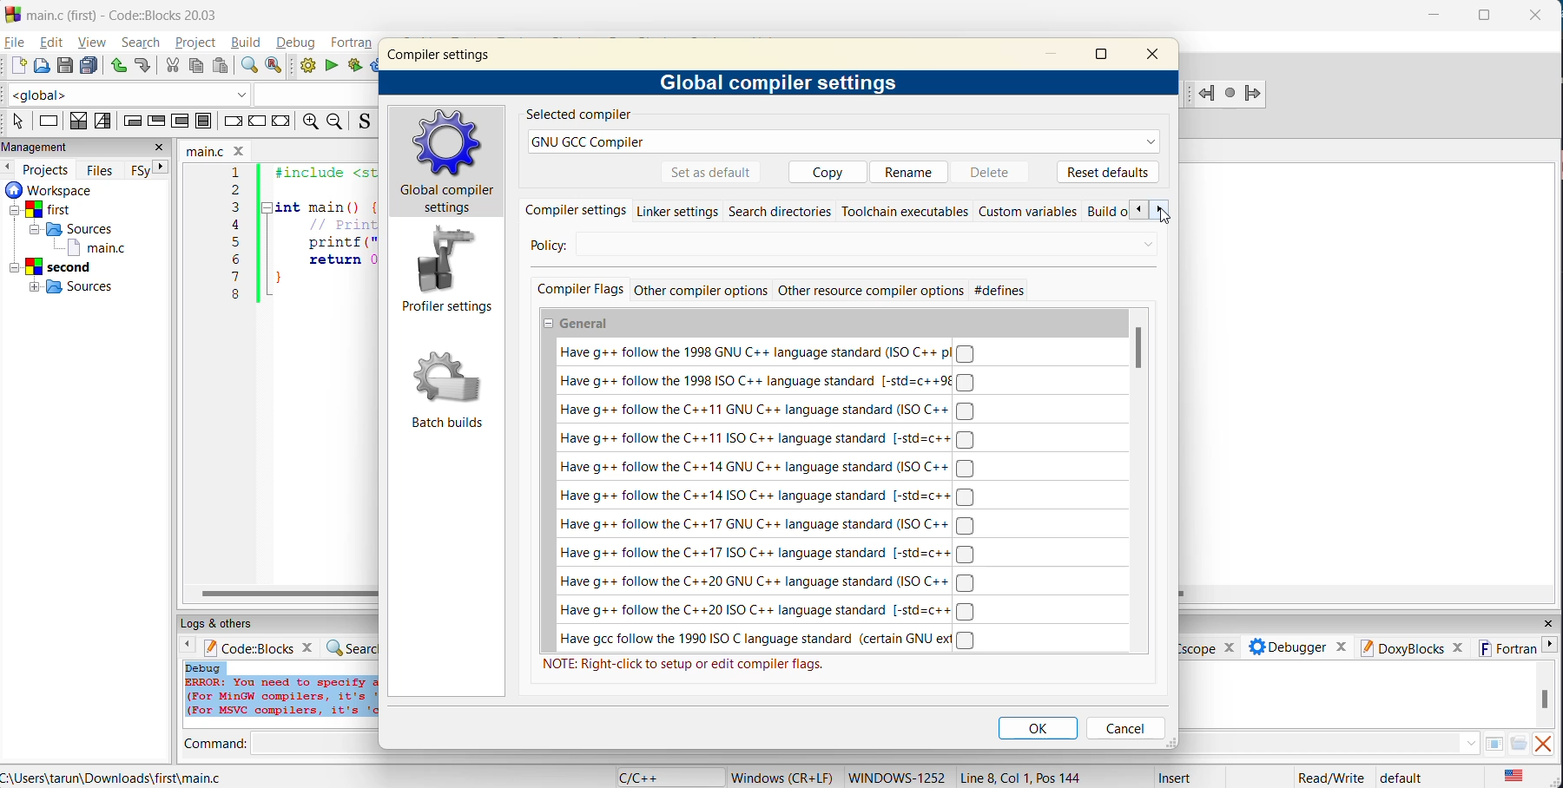 Image resolution: width=1563 pixels, height=788 pixels. Describe the element at coordinates (156, 121) in the screenshot. I see `exit condition loop` at that location.